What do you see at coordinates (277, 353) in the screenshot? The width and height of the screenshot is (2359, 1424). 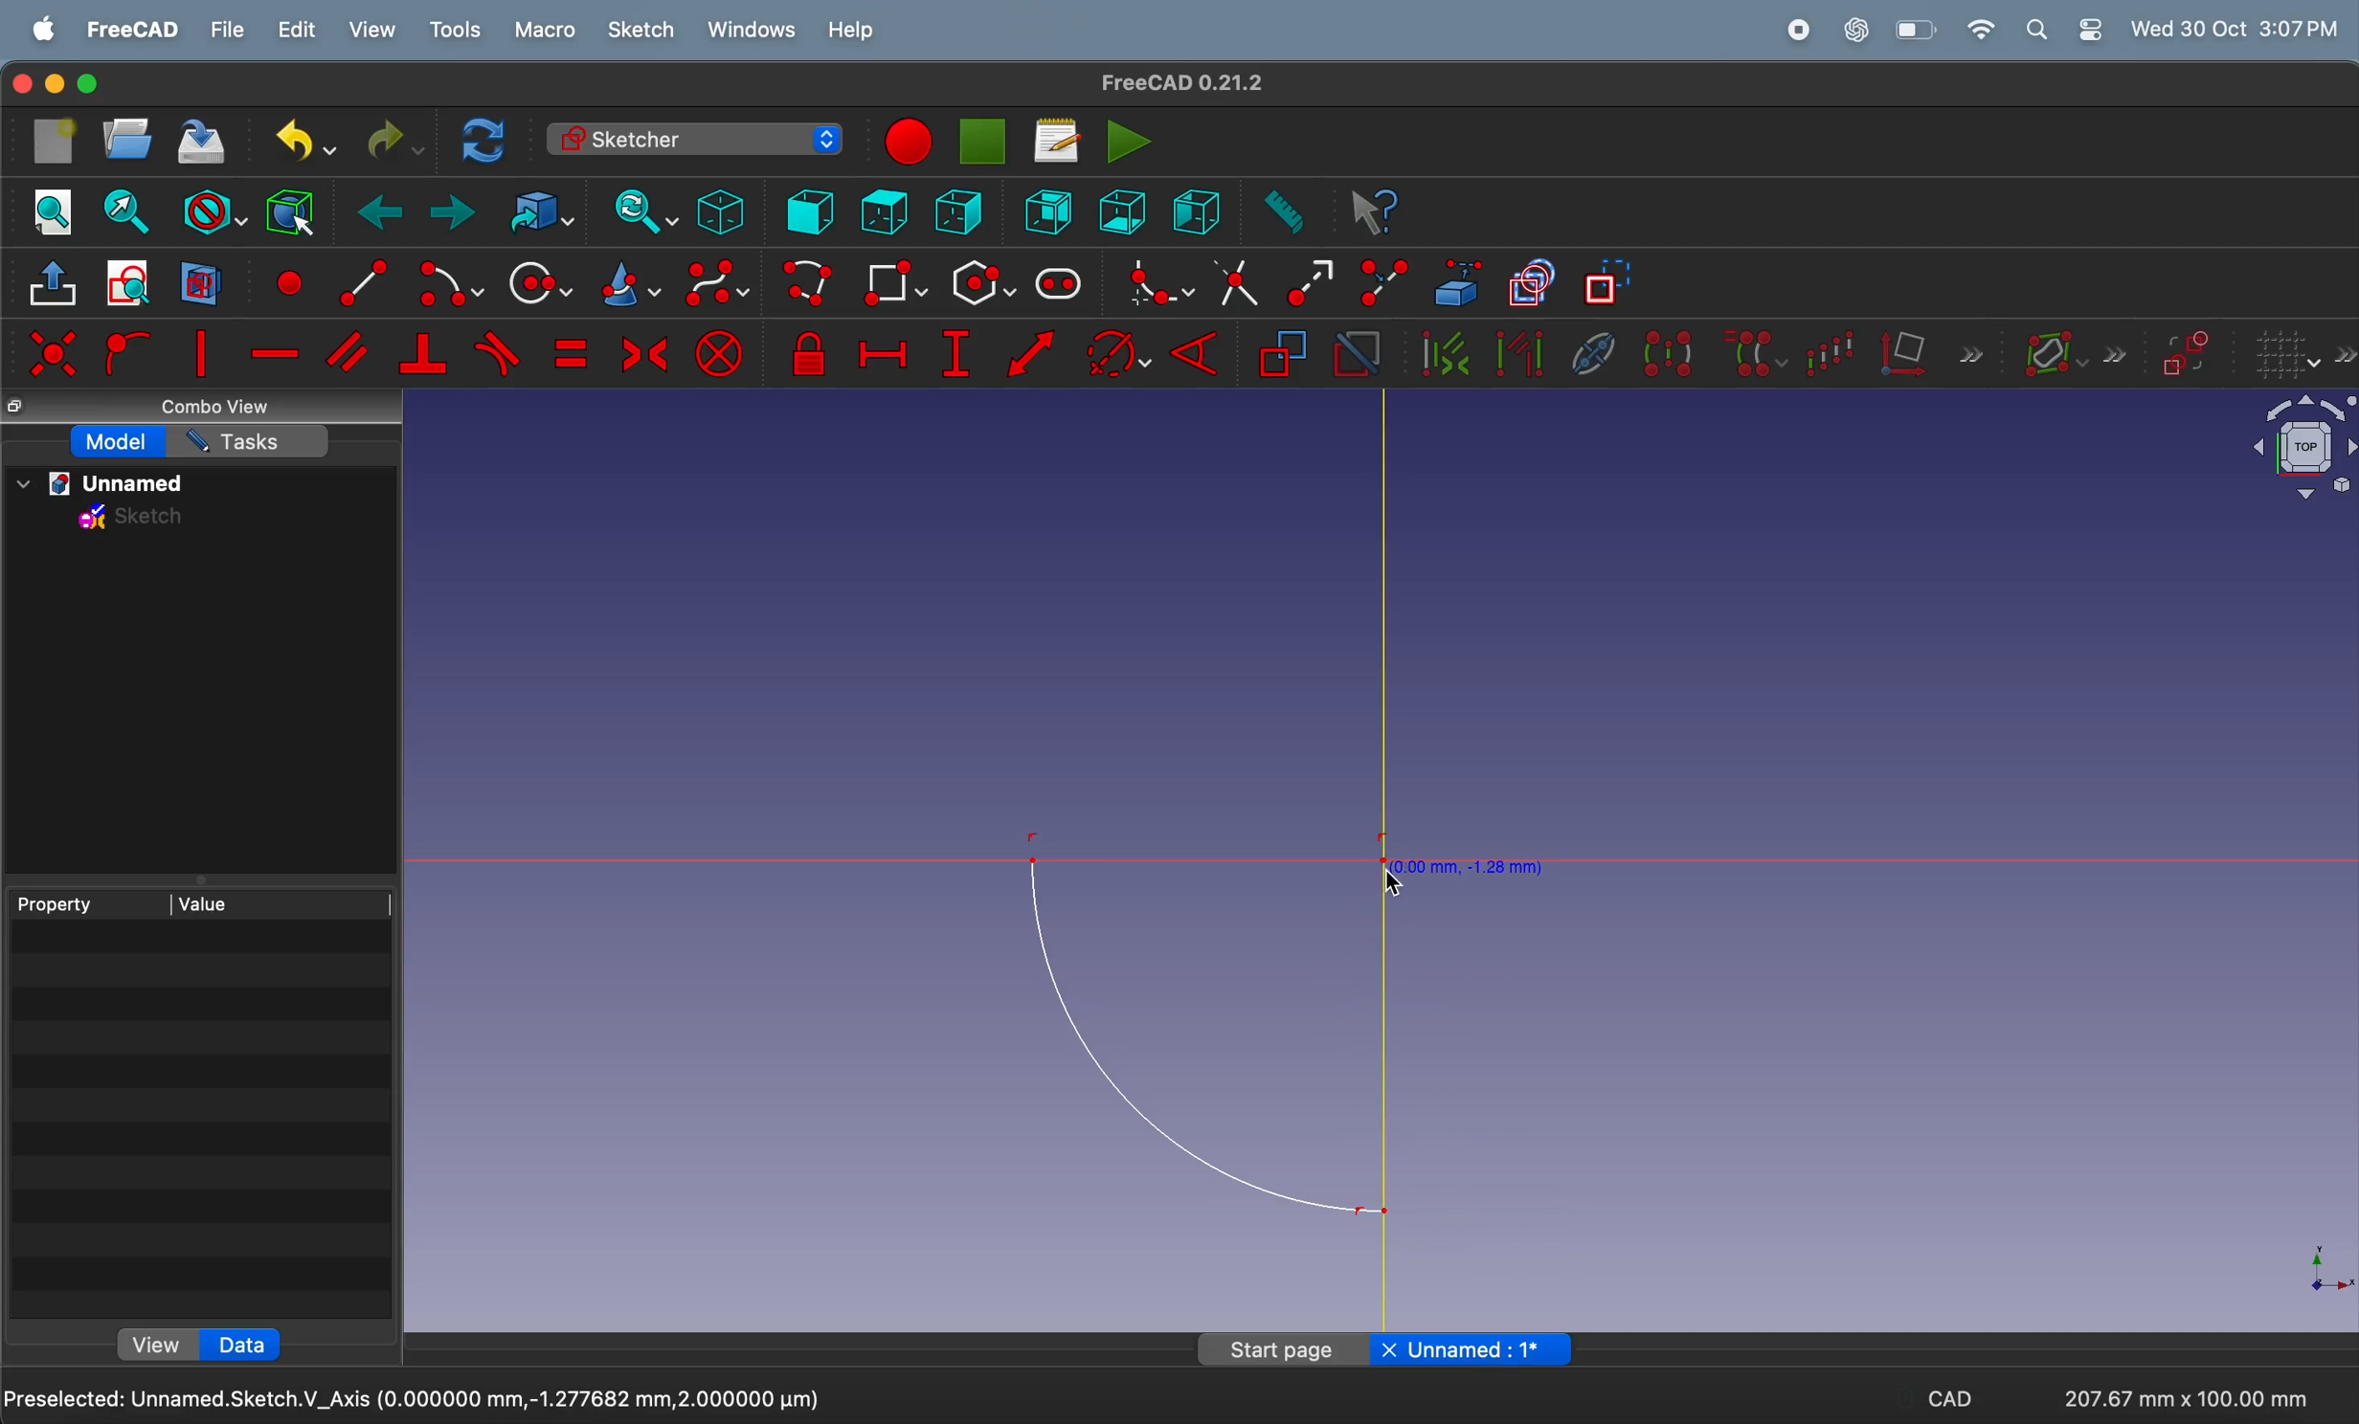 I see `constrain horrizontal` at bounding box center [277, 353].